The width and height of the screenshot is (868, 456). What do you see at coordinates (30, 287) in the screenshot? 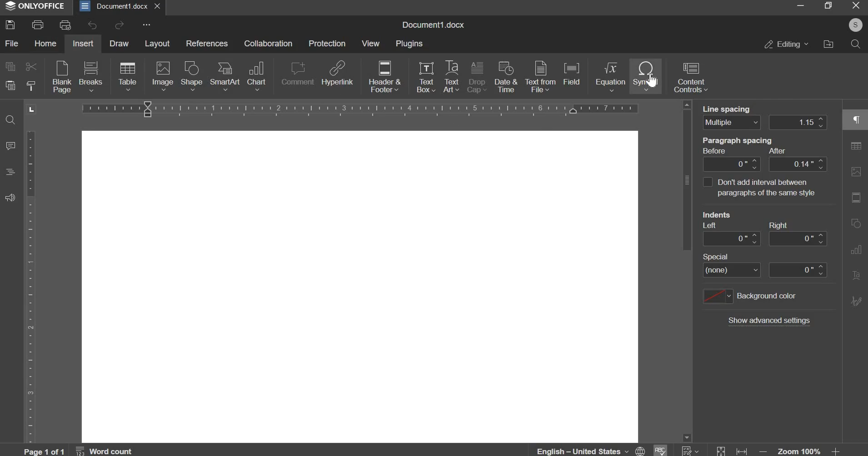
I see `vertical scale` at bounding box center [30, 287].